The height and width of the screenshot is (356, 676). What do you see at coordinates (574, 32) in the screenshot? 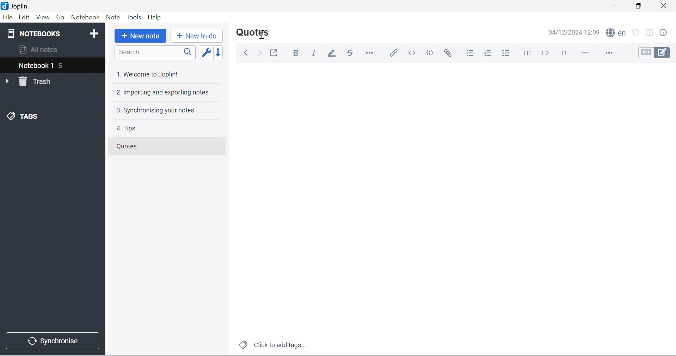
I see `04/12/2024 12:09` at bounding box center [574, 32].